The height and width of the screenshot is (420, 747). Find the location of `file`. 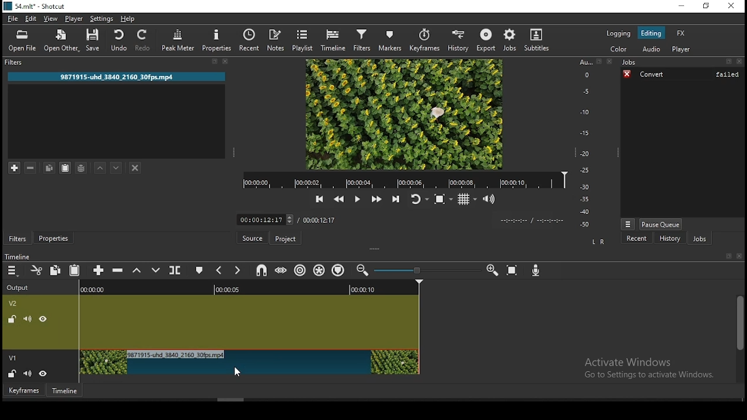

file is located at coordinates (14, 19).